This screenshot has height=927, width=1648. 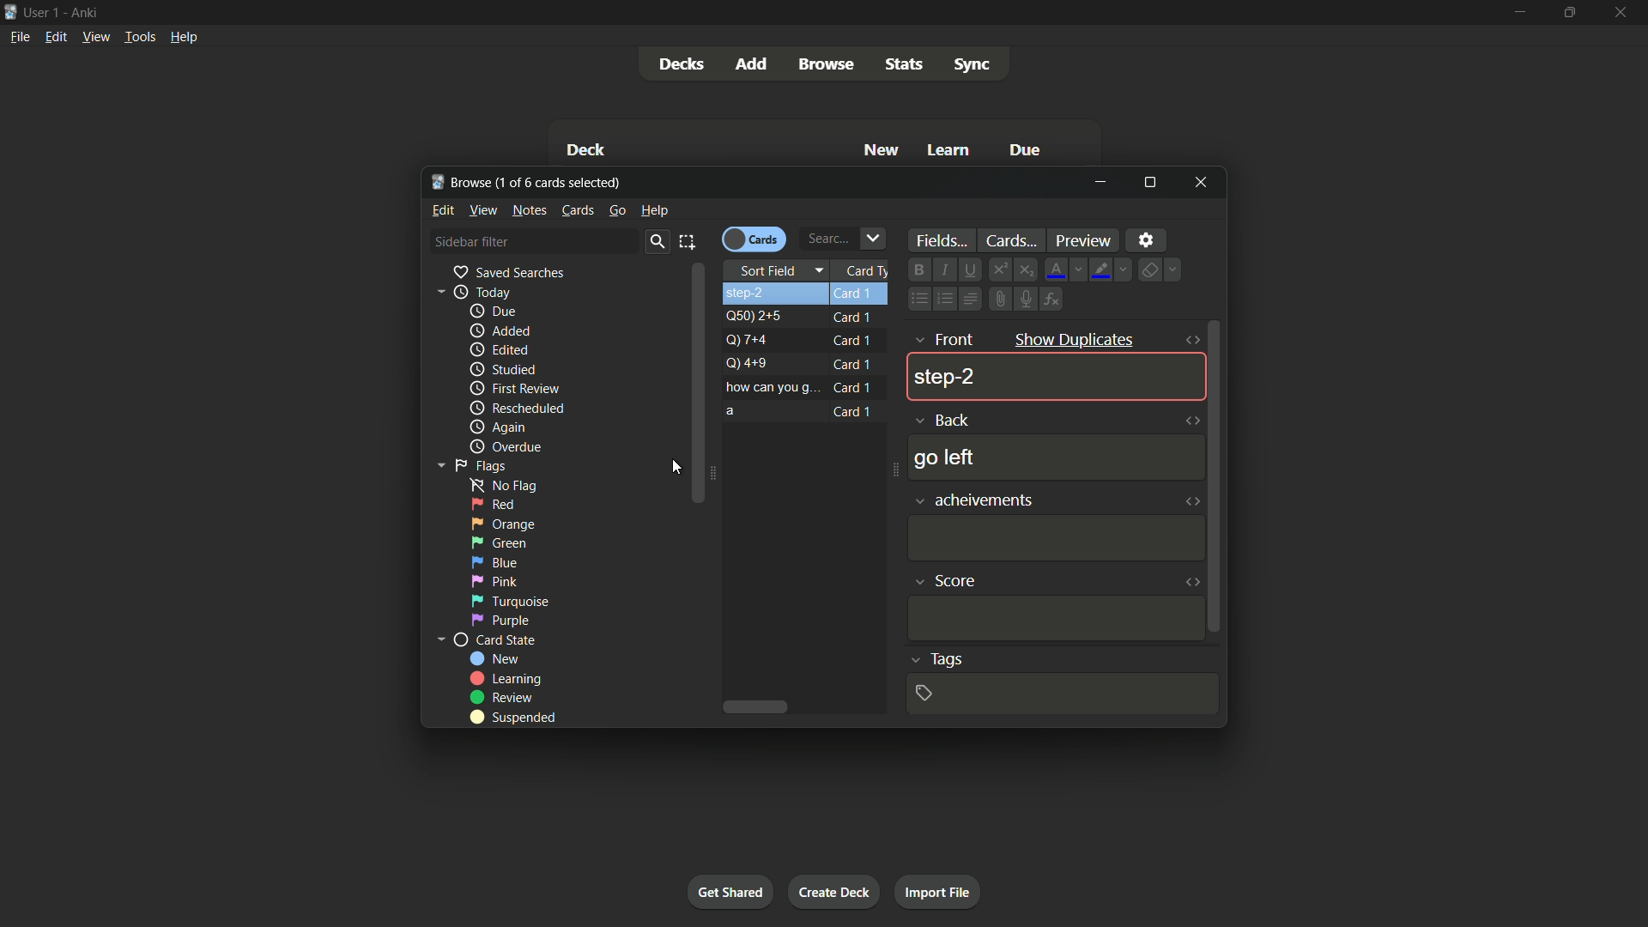 What do you see at coordinates (497, 428) in the screenshot?
I see `again` at bounding box center [497, 428].